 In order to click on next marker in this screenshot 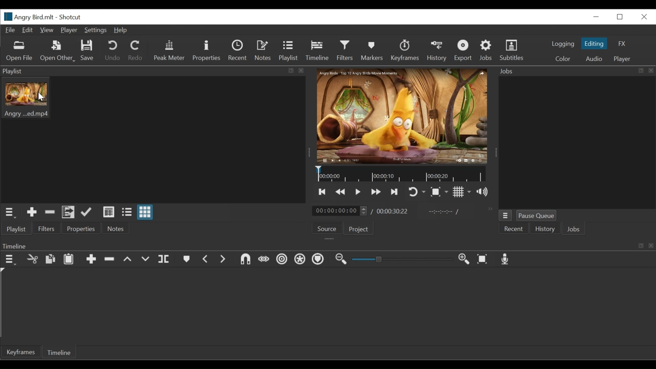, I will do `click(223, 259)`.